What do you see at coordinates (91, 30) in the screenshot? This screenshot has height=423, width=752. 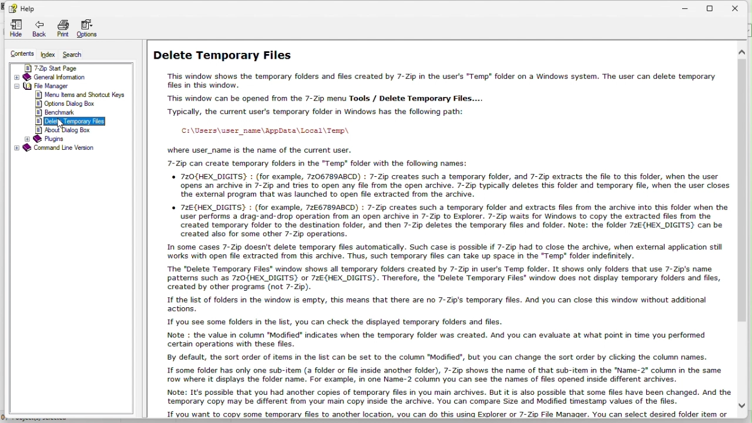 I see `options` at bounding box center [91, 30].